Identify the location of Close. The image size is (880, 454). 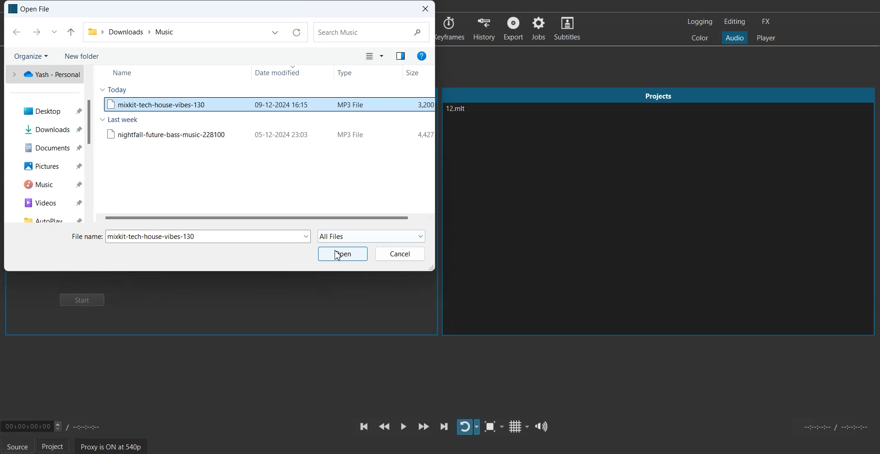
(425, 8).